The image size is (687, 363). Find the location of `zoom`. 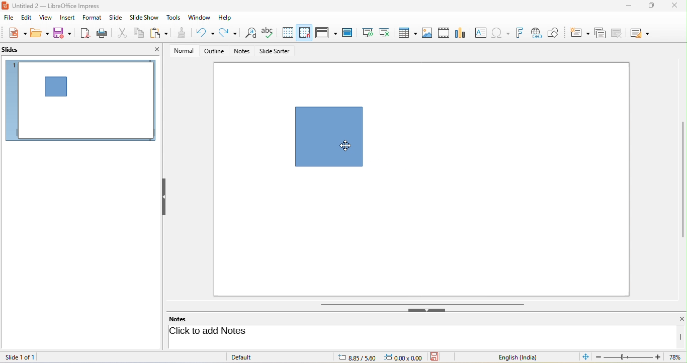

zoom is located at coordinates (640, 358).